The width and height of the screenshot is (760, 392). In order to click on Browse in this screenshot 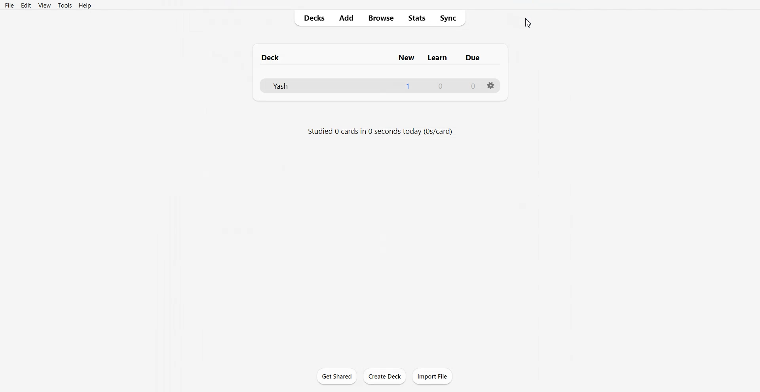, I will do `click(380, 18)`.